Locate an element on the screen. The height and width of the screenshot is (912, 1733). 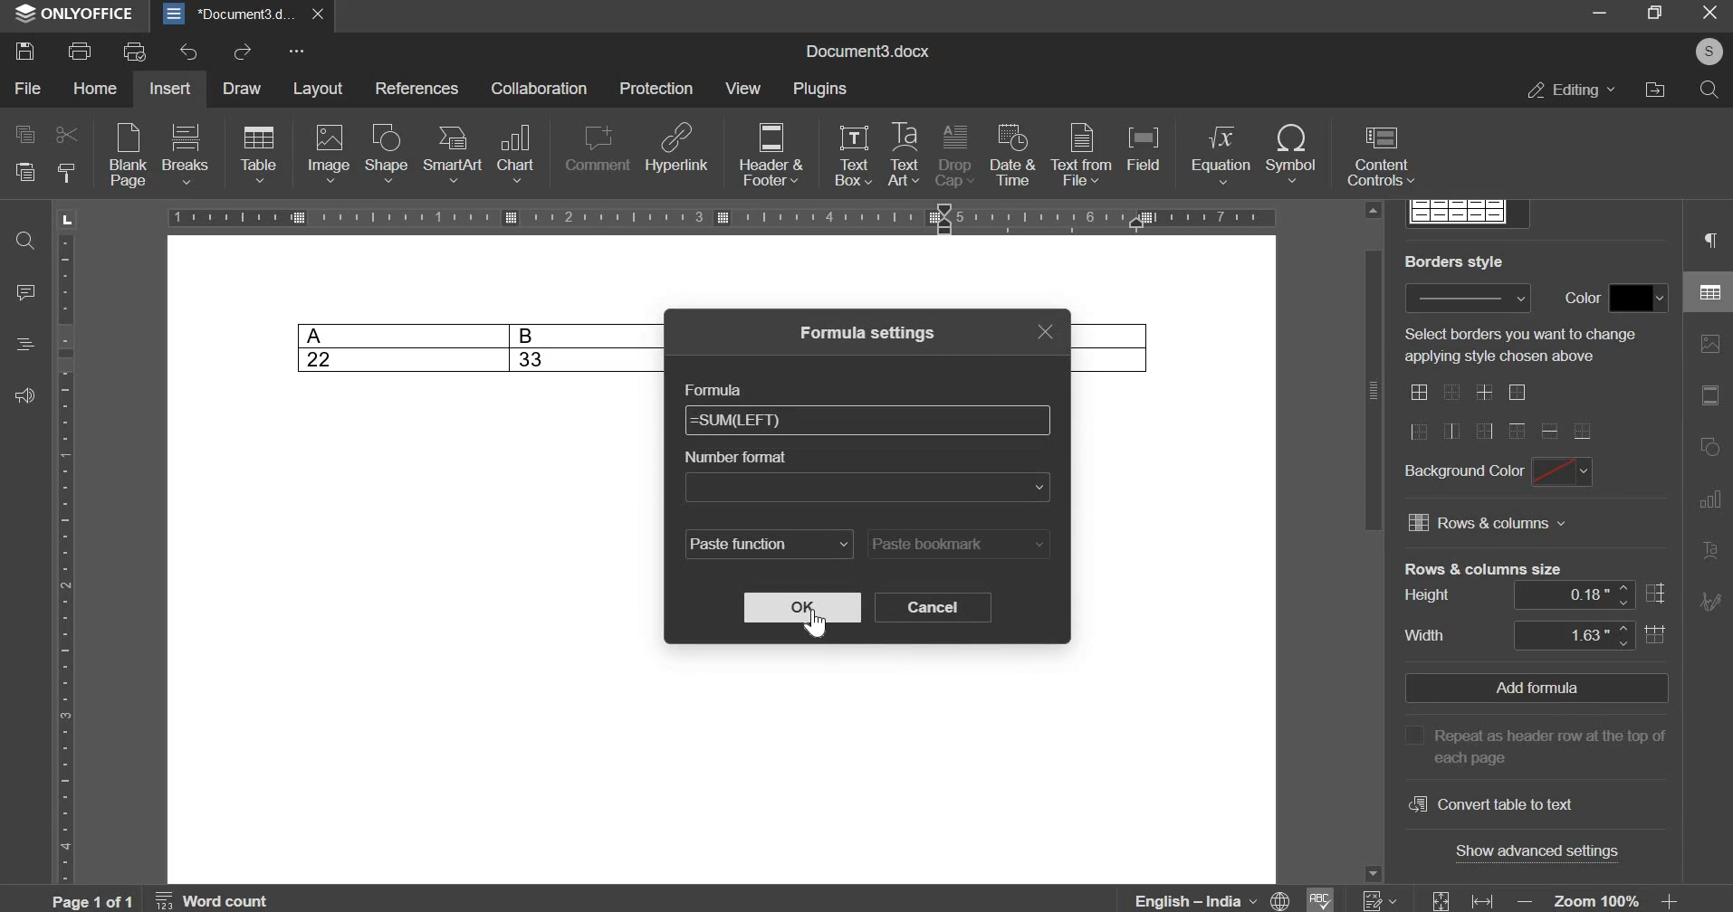
paste bookmark is located at coordinates (959, 545).